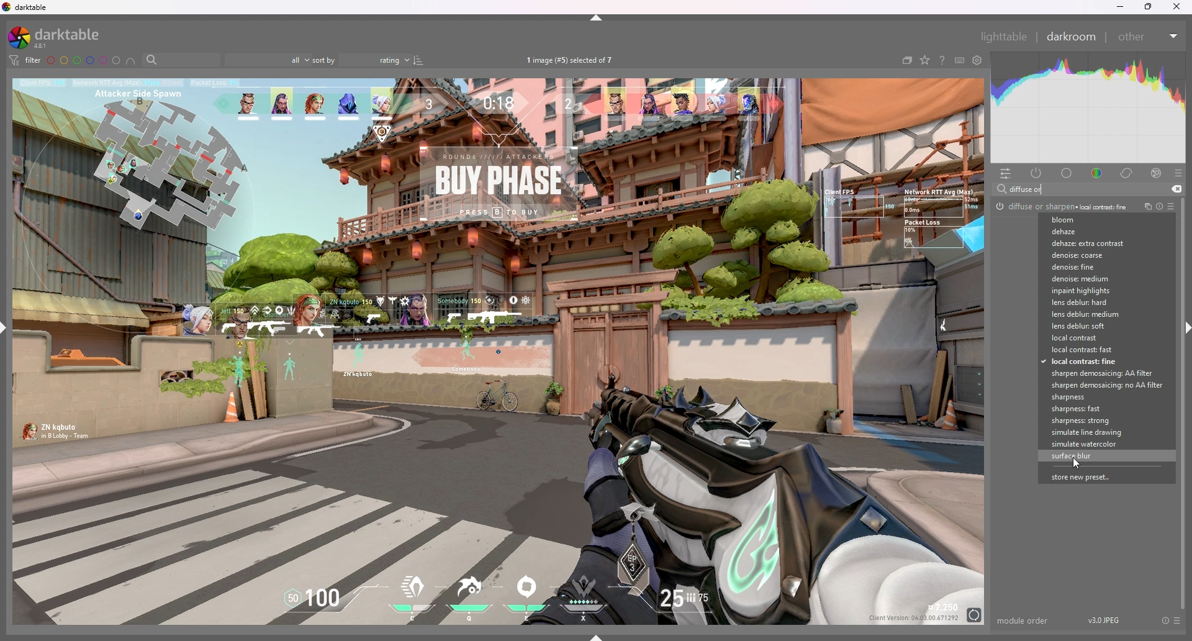 The image size is (1192, 641). Describe the element at coordinates (1106, 619) in the screenshot. I see `version` at that location.